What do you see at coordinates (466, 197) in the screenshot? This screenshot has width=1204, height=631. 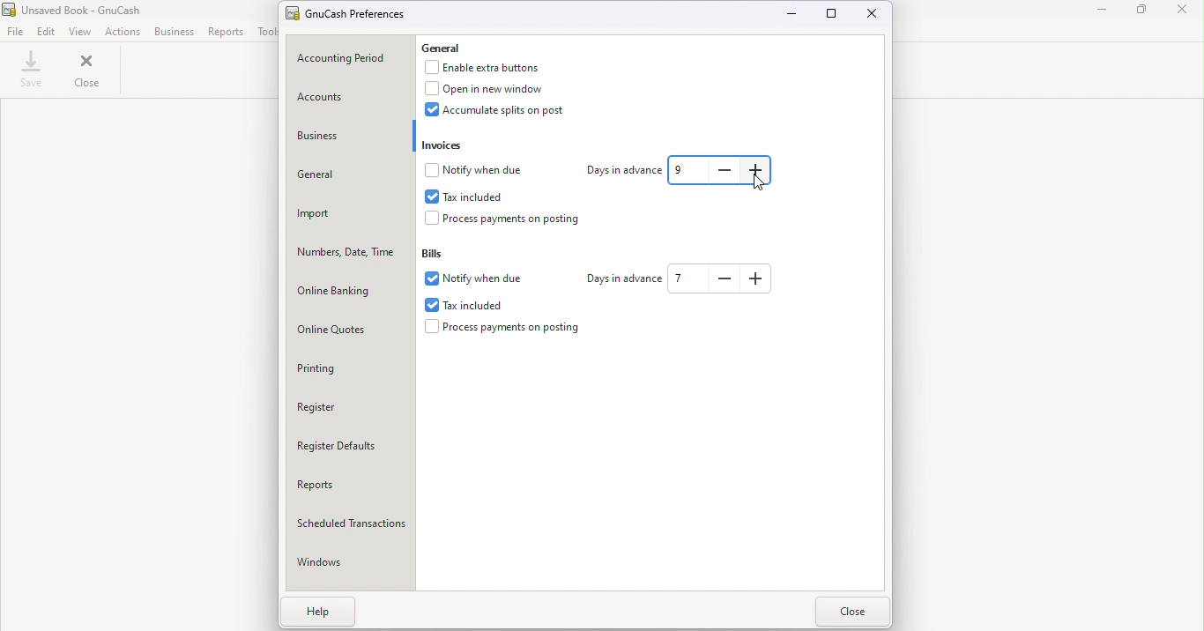 I see `Tax included` at bounding box center [466, 197].